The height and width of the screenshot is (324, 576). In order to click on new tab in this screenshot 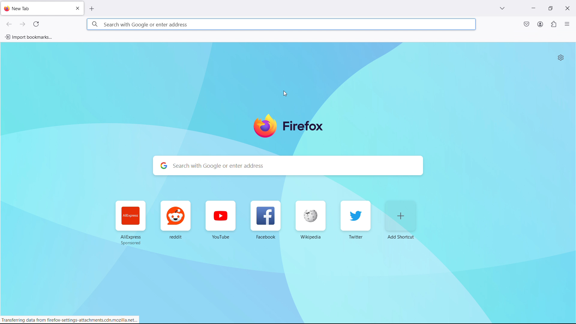, I will do `click(37, 8)`.